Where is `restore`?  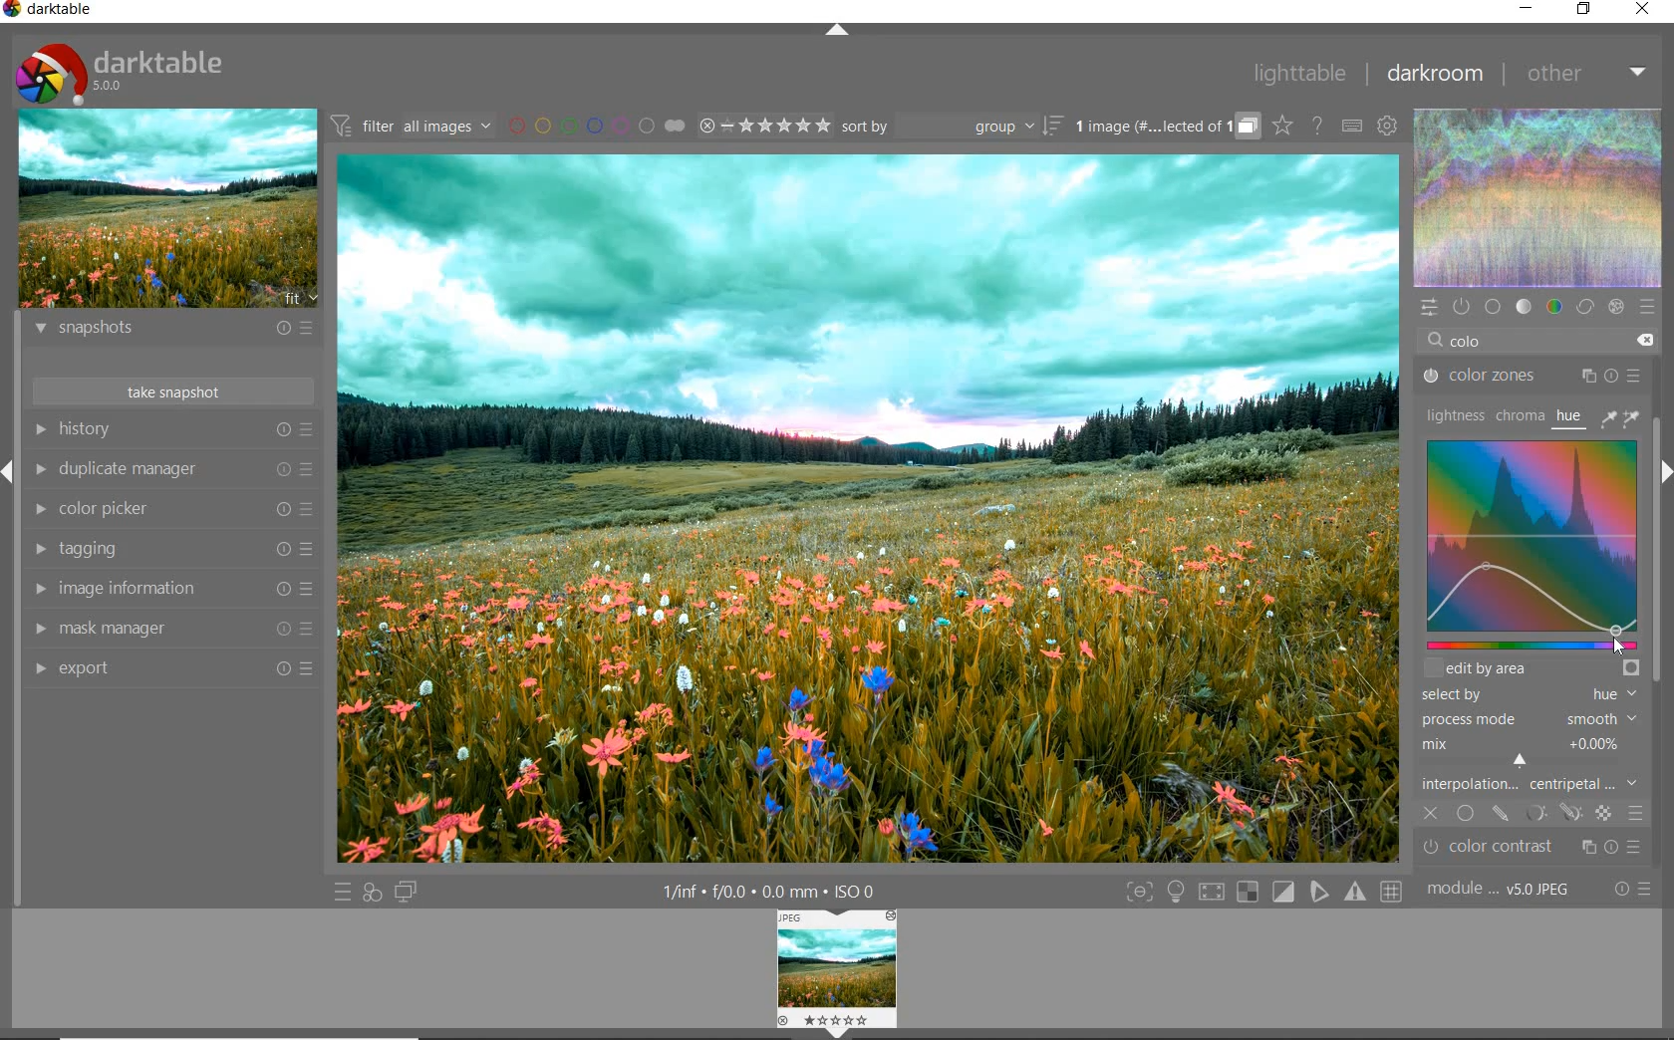 restore is located at coordinates (1586, 10).